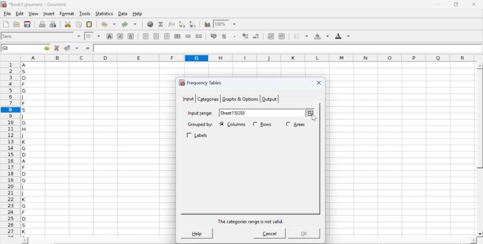 This screenshot has width=483, height=244. What do you see at coordinates (310, 113) in the screenshot?
I see `more` at bounding box center [310, 113].